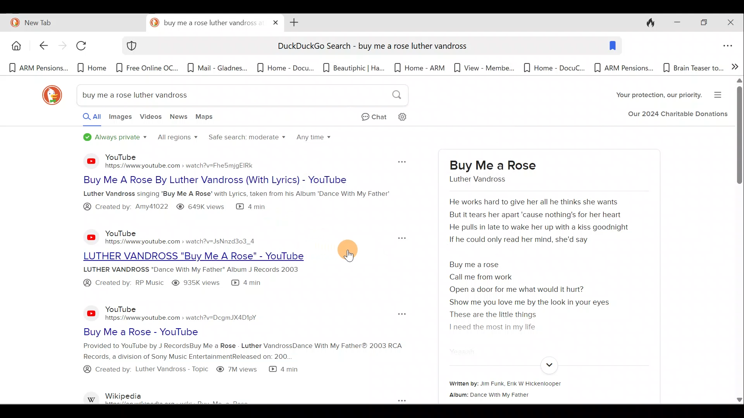 This screenshot has height=418, width=744. What do you see at coordinates (206, 23) in the screenshot?
I see `buy me a rose luther vandross` at bounding box center [206, 23].